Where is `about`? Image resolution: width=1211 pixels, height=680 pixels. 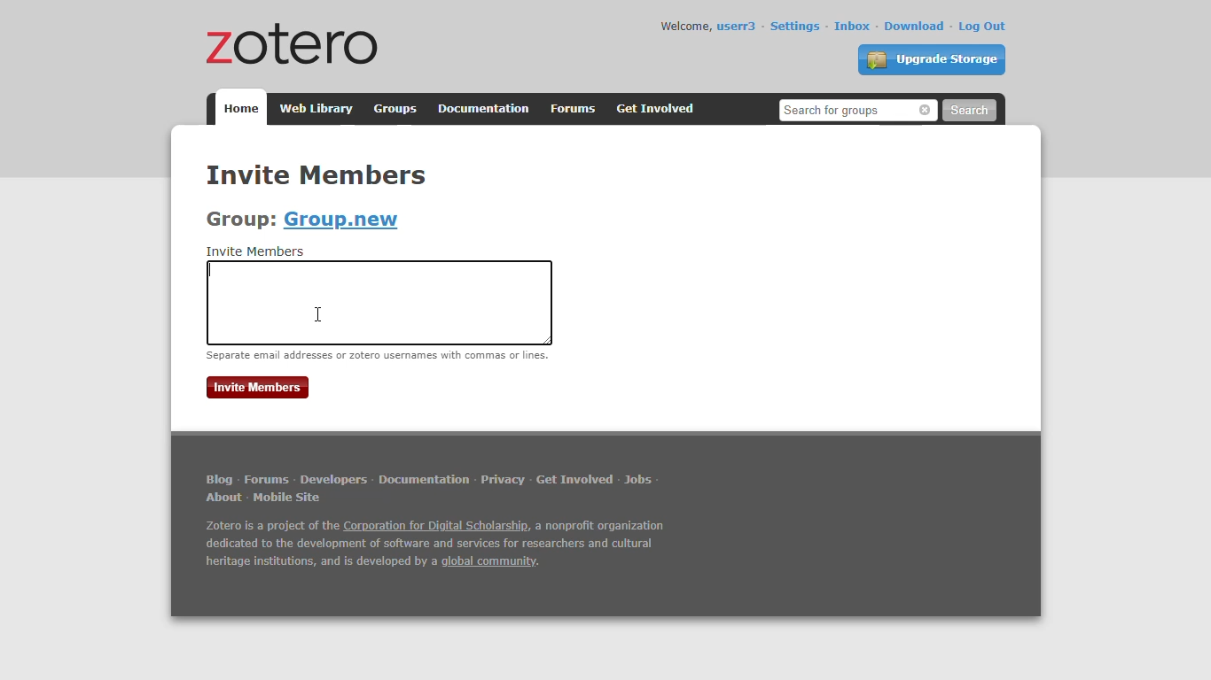
about is located at coordinates (223, 498).